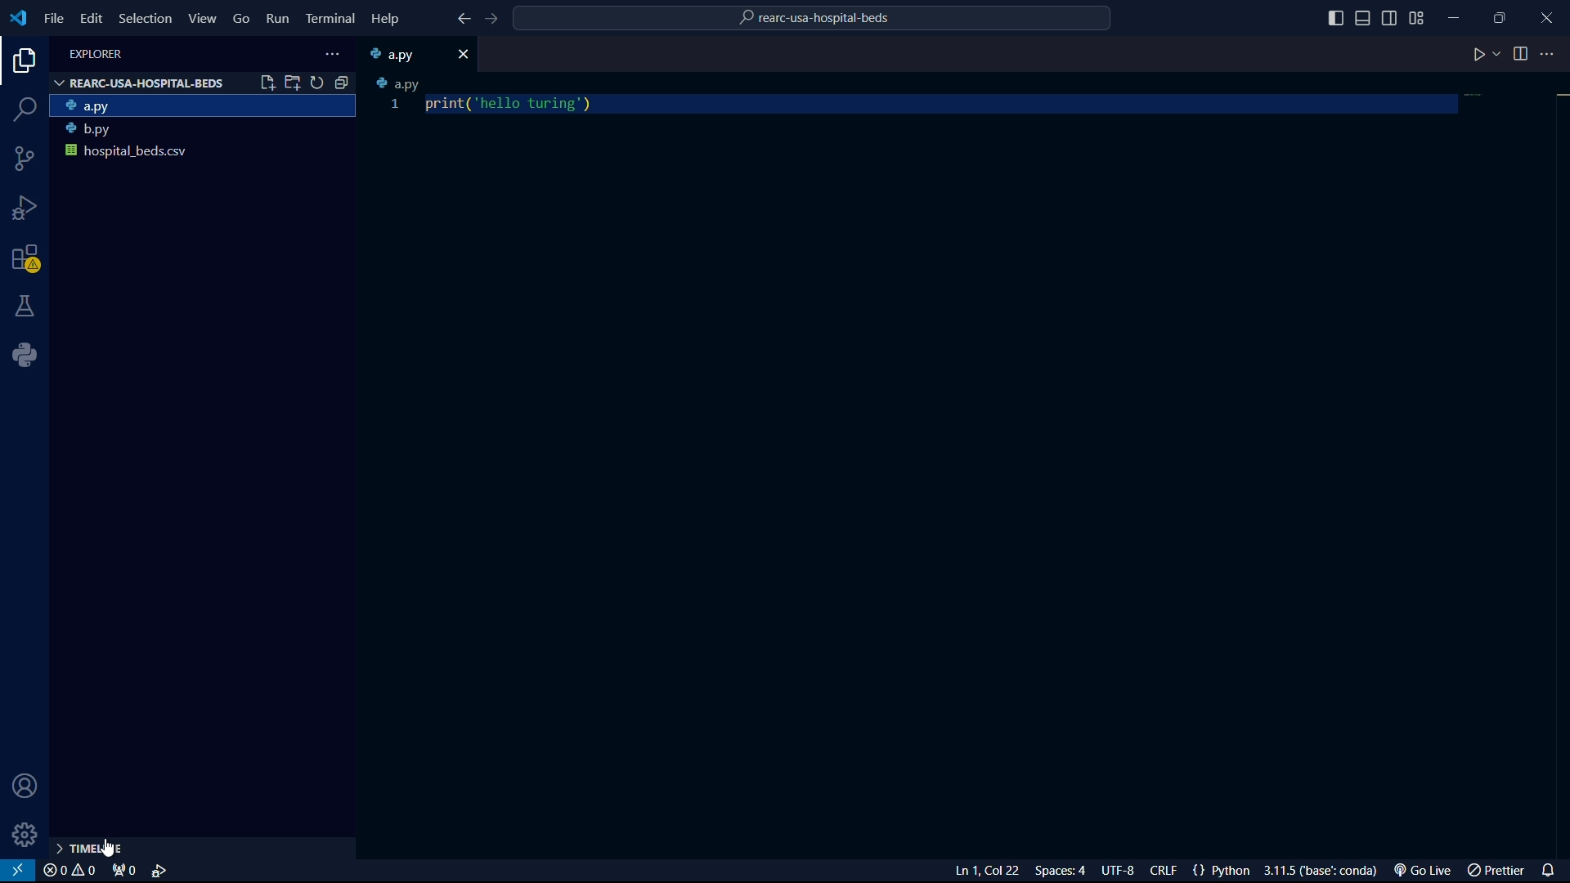 Image resolution: width=1570 pixels, height=883 pixels. What do you see at coordinates (26, 788) in the screenshot?
I see `account` at bounding box center [26, 788].